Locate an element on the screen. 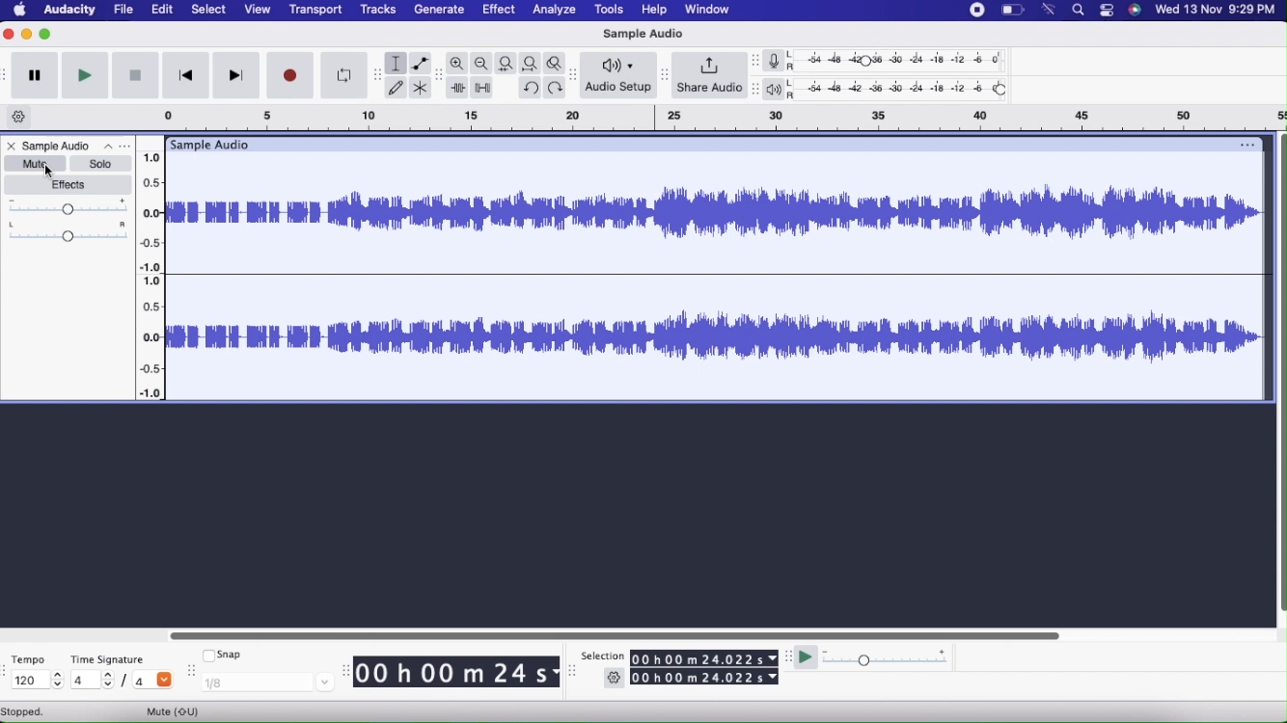 The width and height of the screenshot is (1287, 723). Selection is located at coordinates (603, 656).